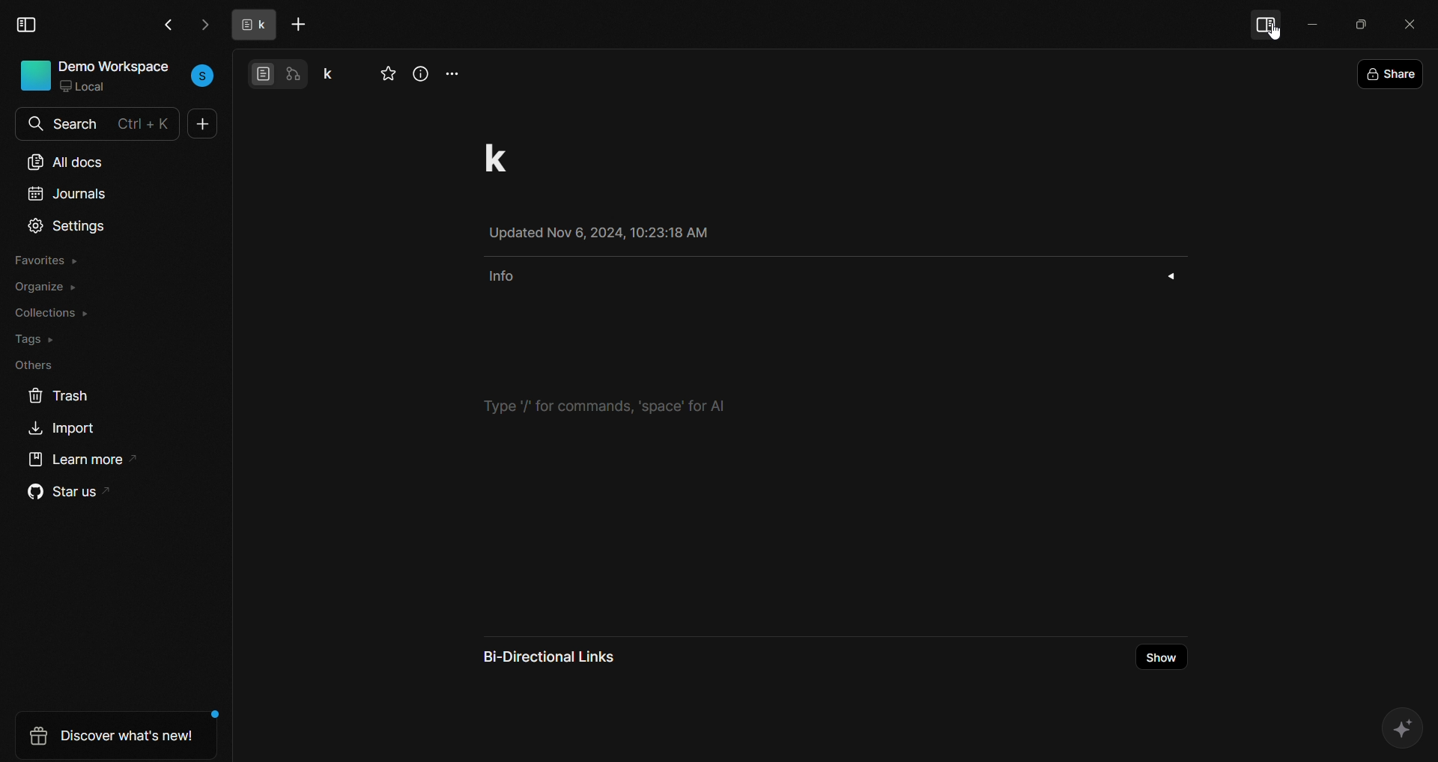 This screenshot has height=762, width=1438. What do you see at coordinates (28, 25) in the screenshot?
I see `view sidebar` at bounding box center [28, 25].